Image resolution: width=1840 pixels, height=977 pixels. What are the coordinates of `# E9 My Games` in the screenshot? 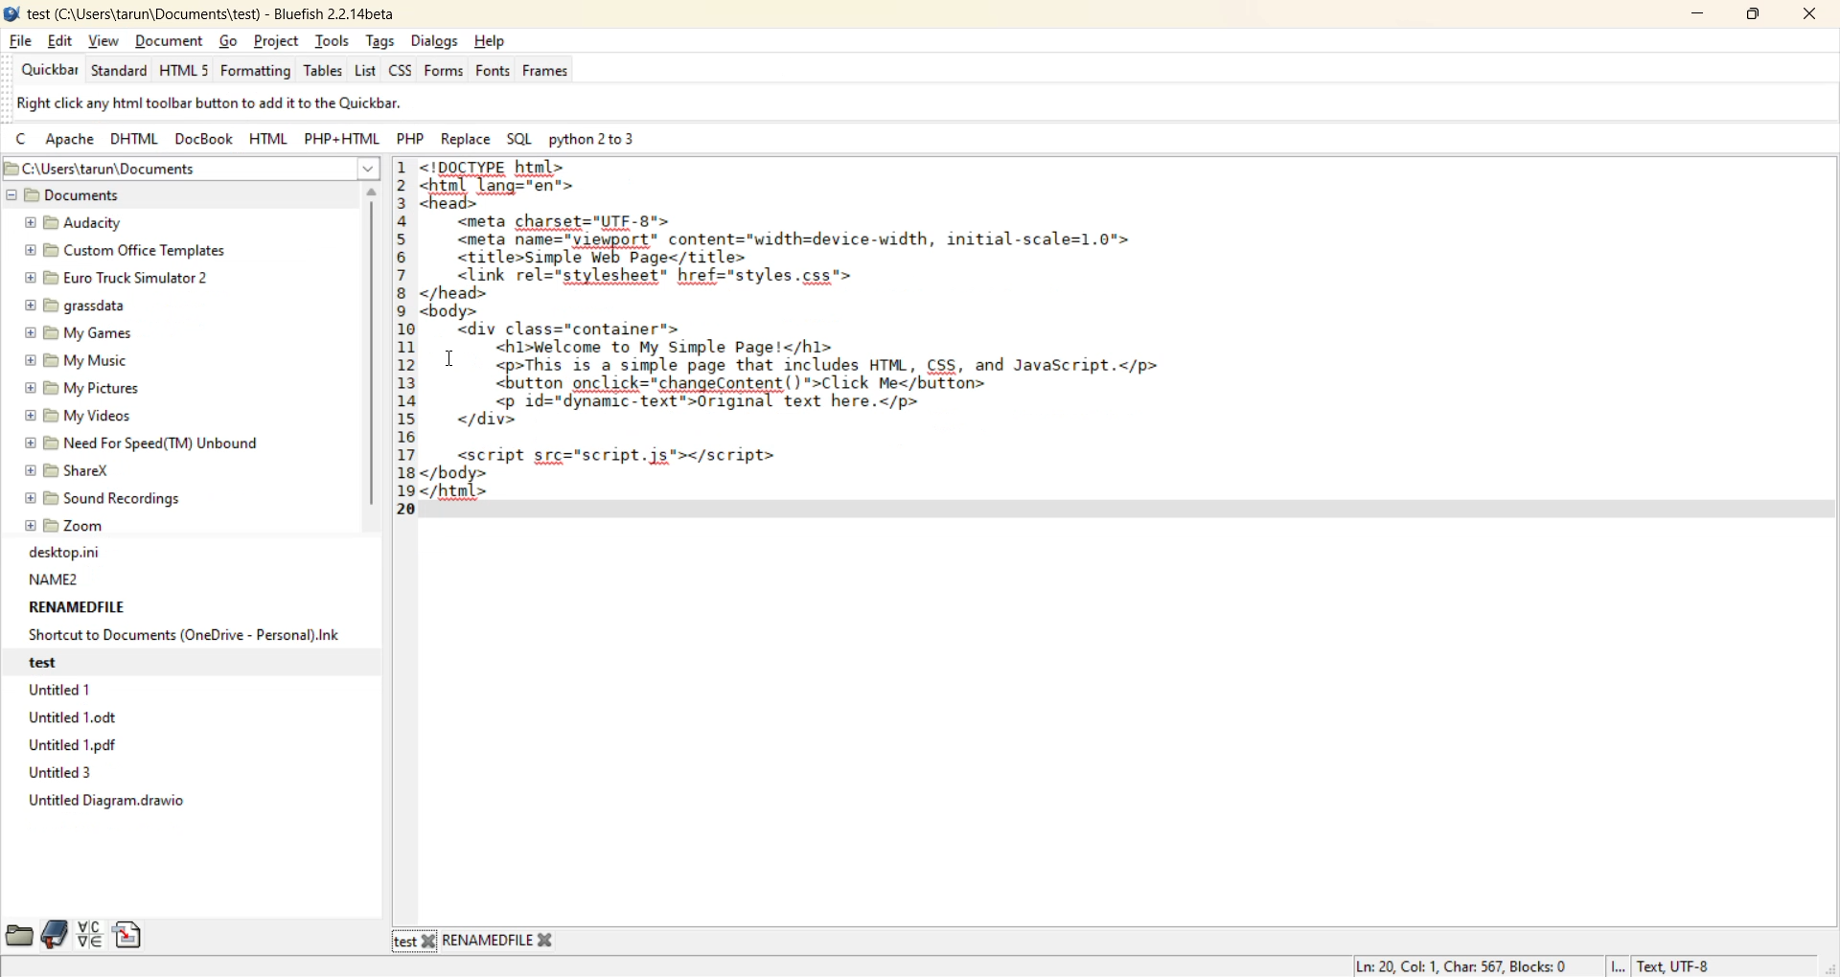 It's located at (83, 332).